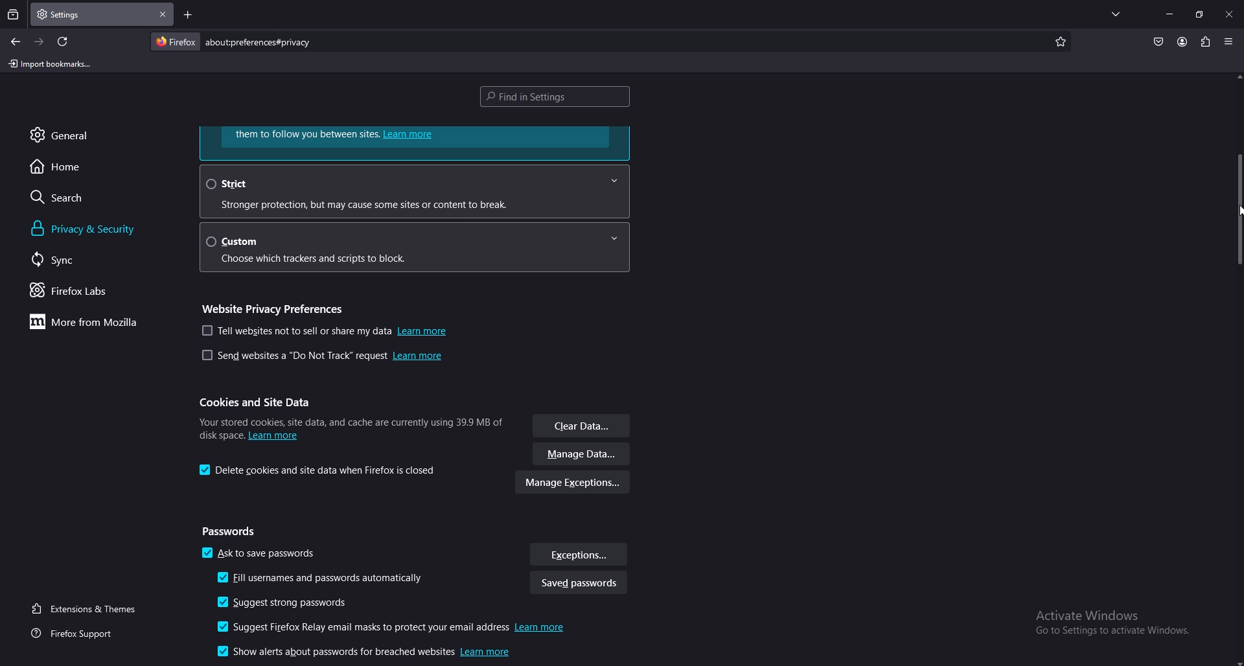  I want to click on search bar, so click(262, 42).